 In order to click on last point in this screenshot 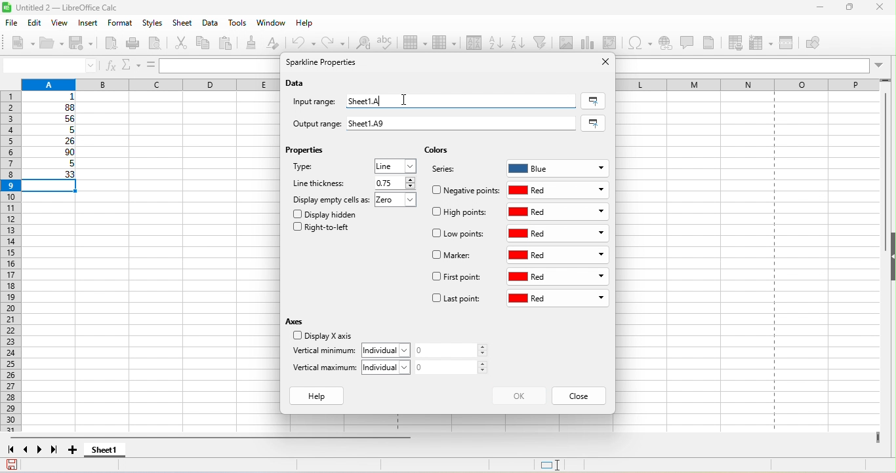, I will do `click(456, 300)`.